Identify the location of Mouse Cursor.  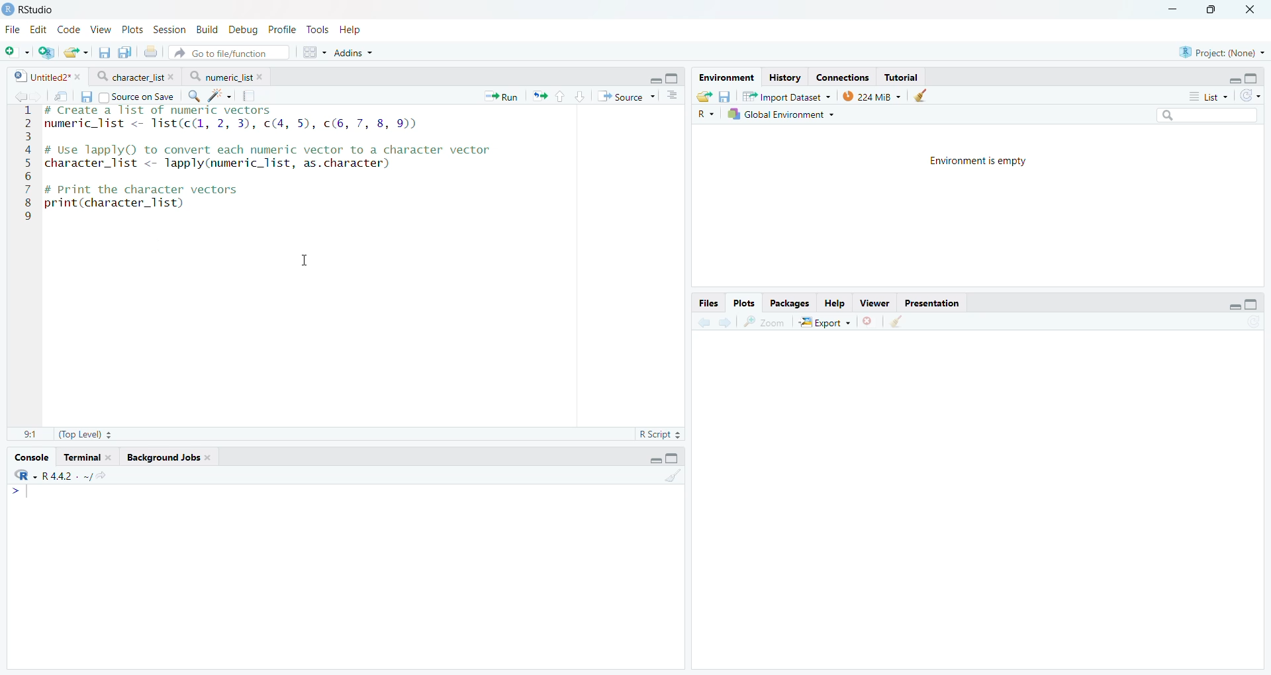
(306, 260).